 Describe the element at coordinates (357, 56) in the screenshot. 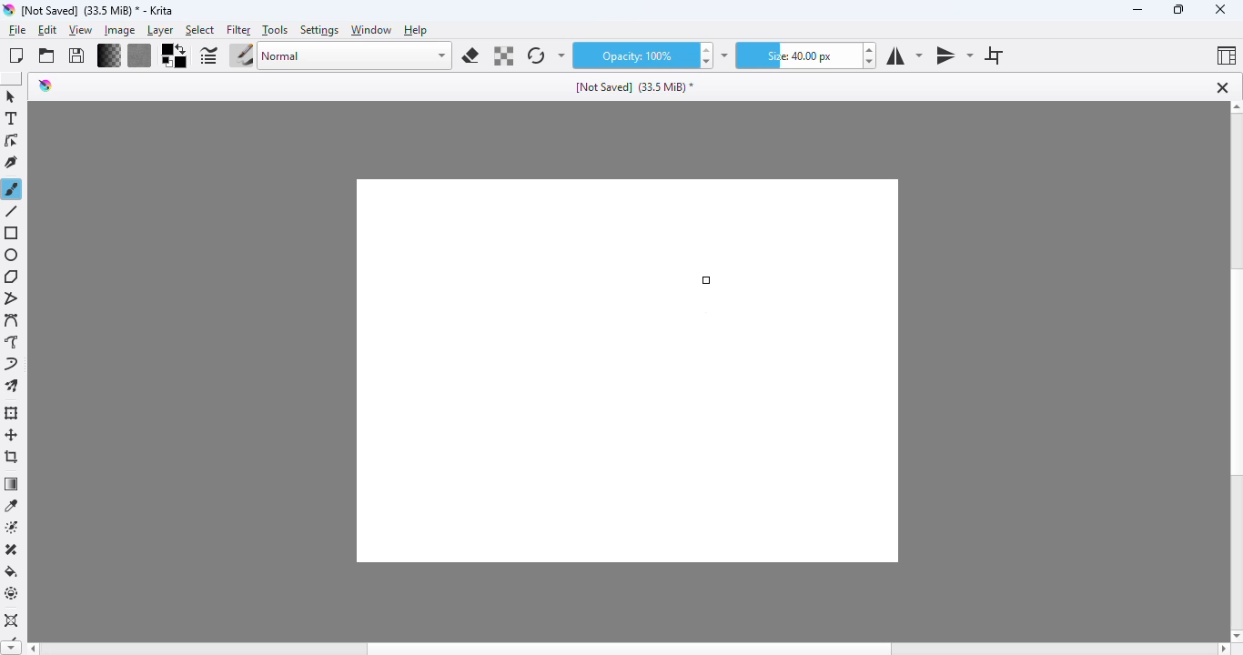

I see `blending mode` at that location.